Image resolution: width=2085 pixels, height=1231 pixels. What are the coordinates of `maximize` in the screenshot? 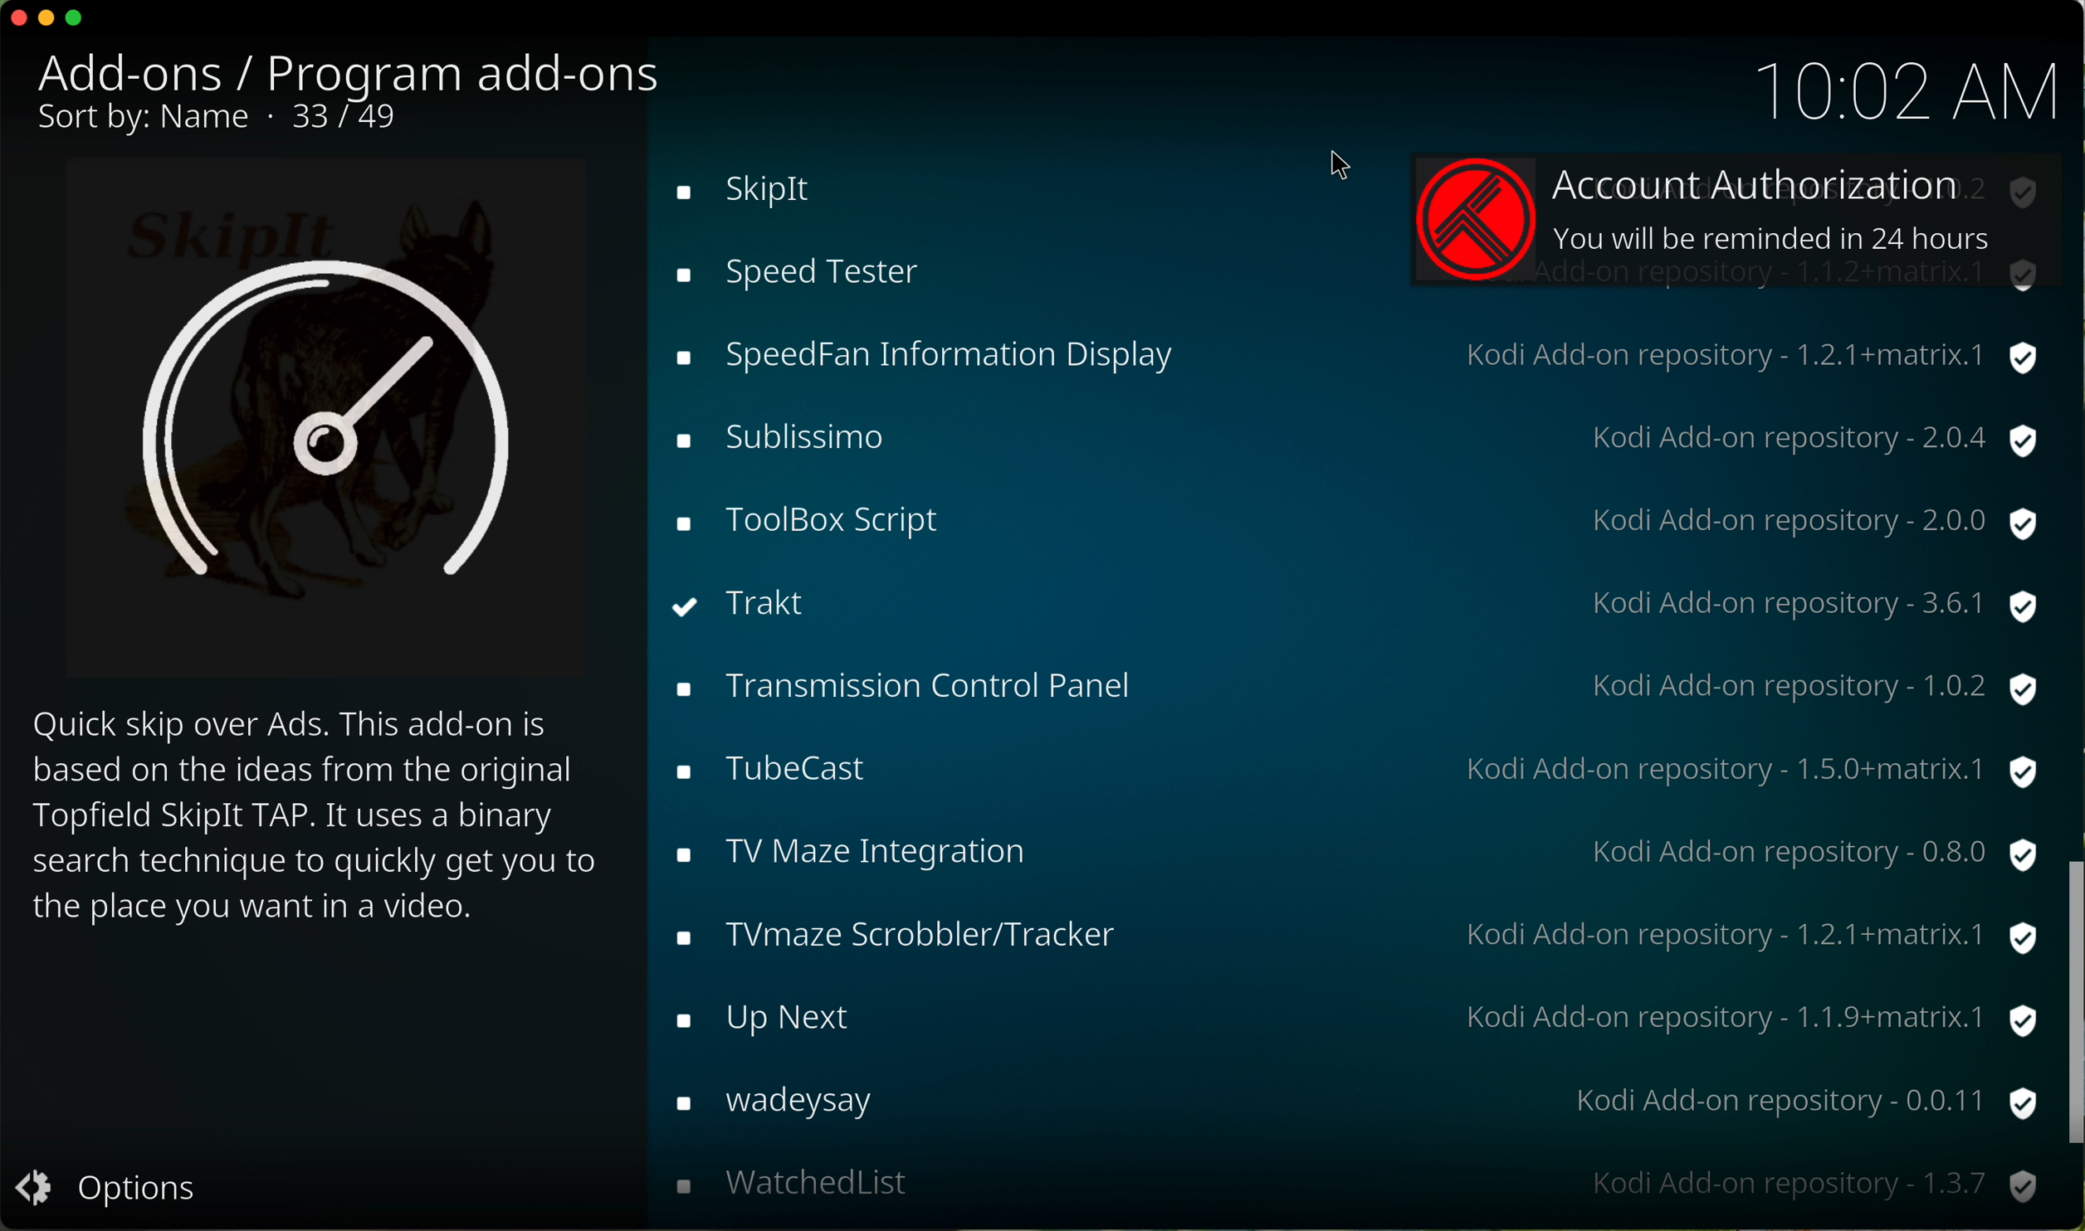 It's located at (76, 21).